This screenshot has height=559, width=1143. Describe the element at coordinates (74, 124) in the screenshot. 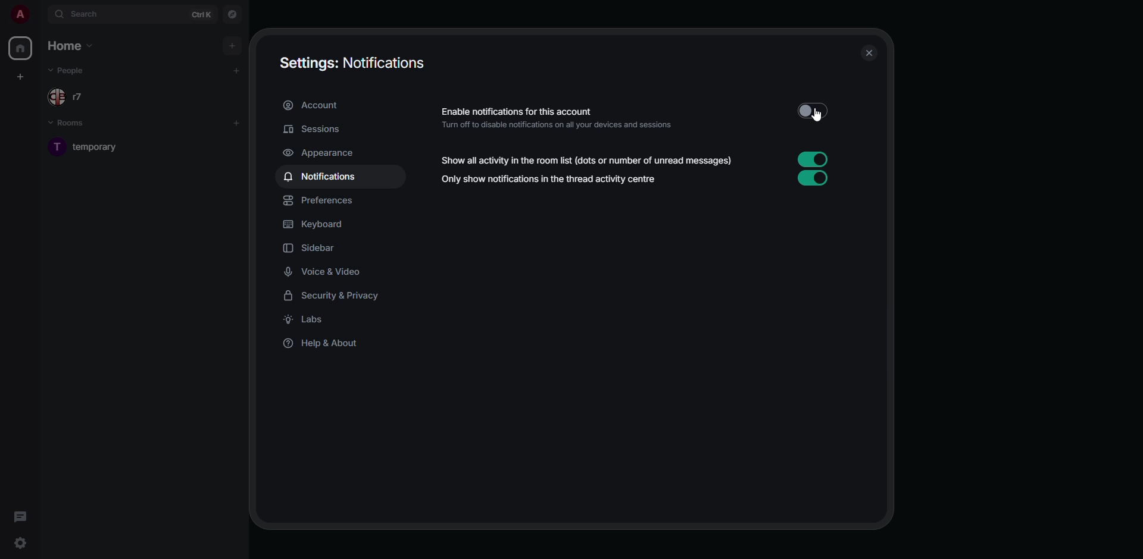

I see `rooms` at that location.